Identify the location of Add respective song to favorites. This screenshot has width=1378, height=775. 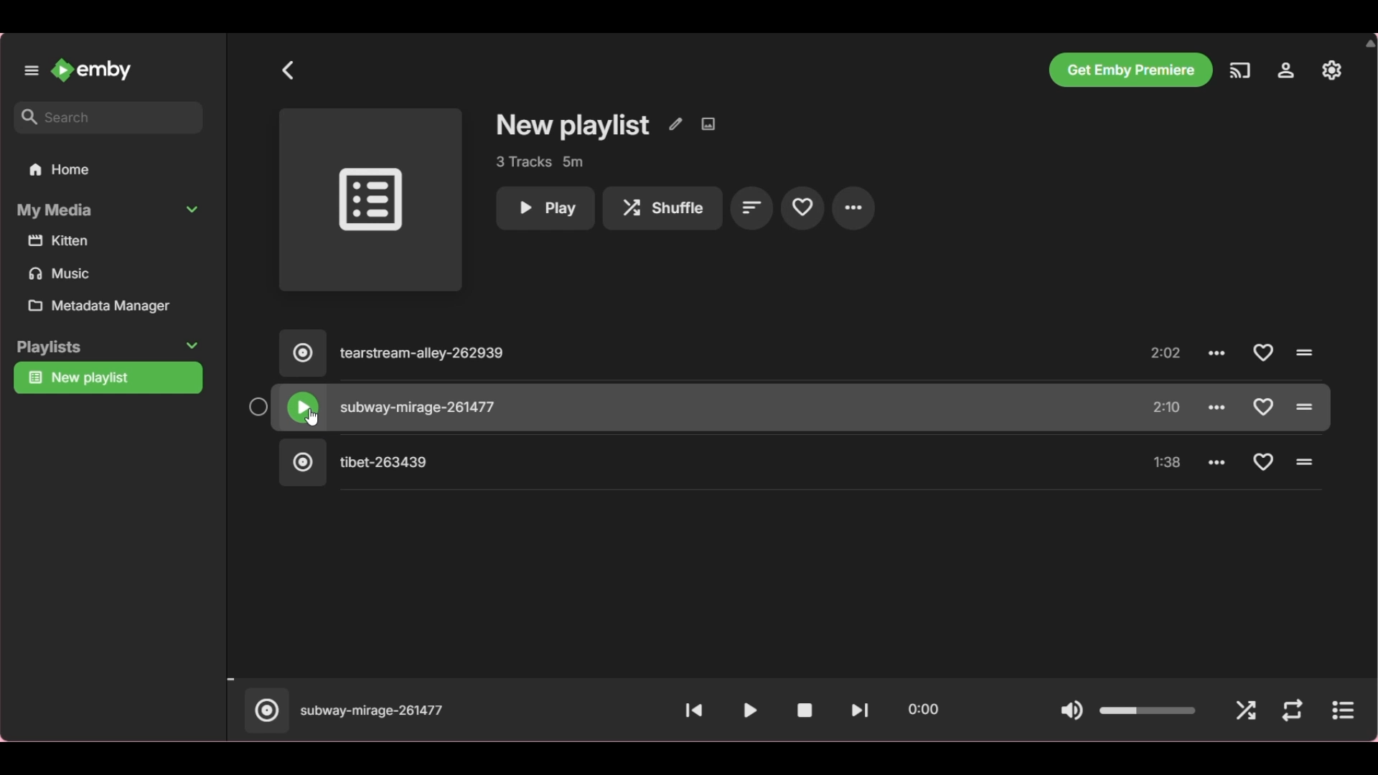
(1262, 406).